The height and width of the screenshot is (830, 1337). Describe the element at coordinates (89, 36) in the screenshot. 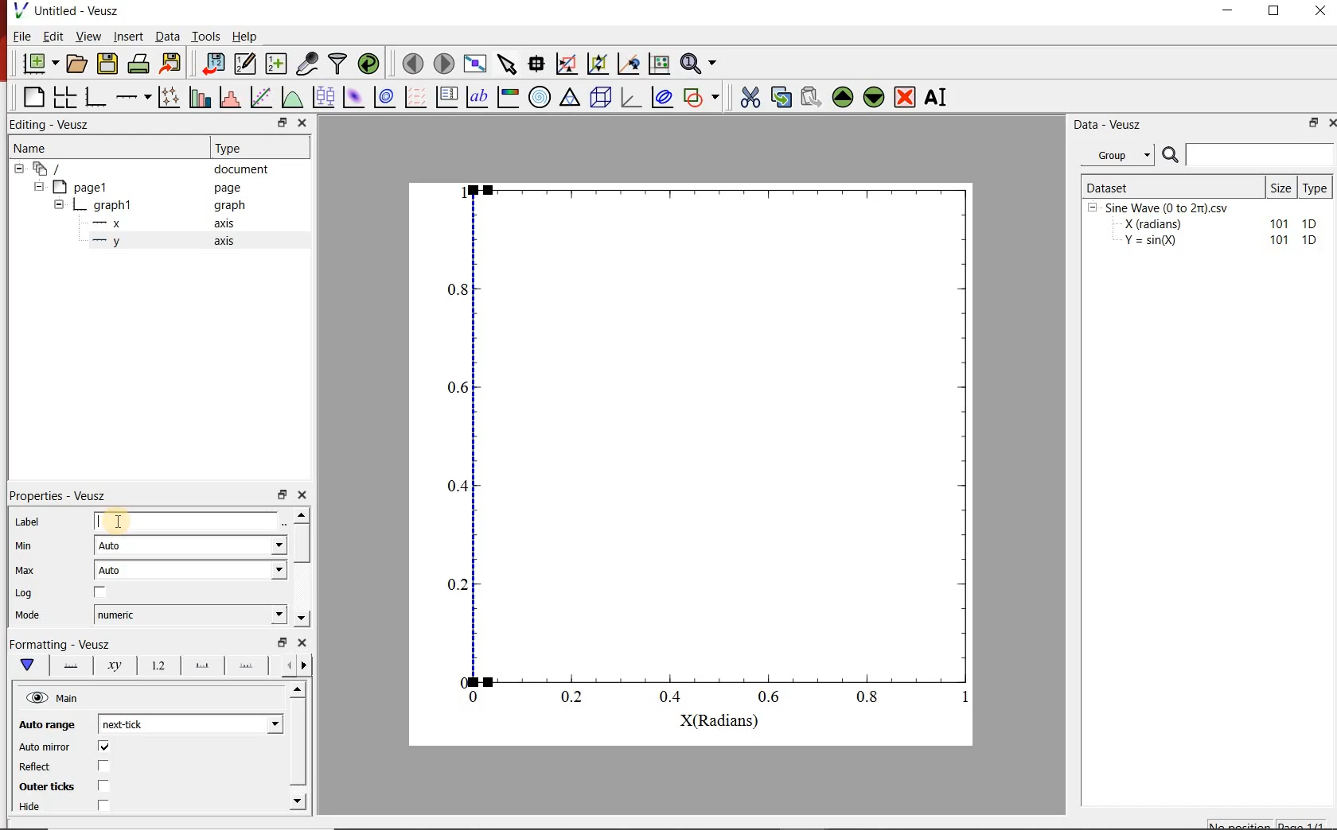

I see `View` at that location.